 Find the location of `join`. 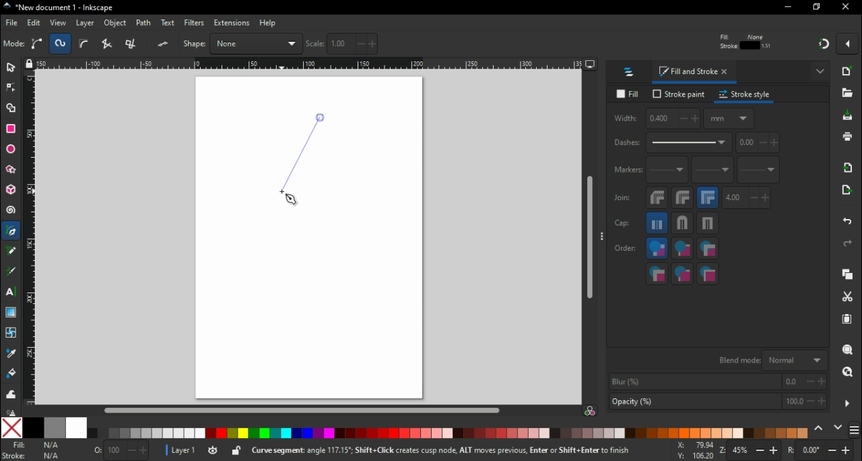

join is located at coordinates (623, 201).